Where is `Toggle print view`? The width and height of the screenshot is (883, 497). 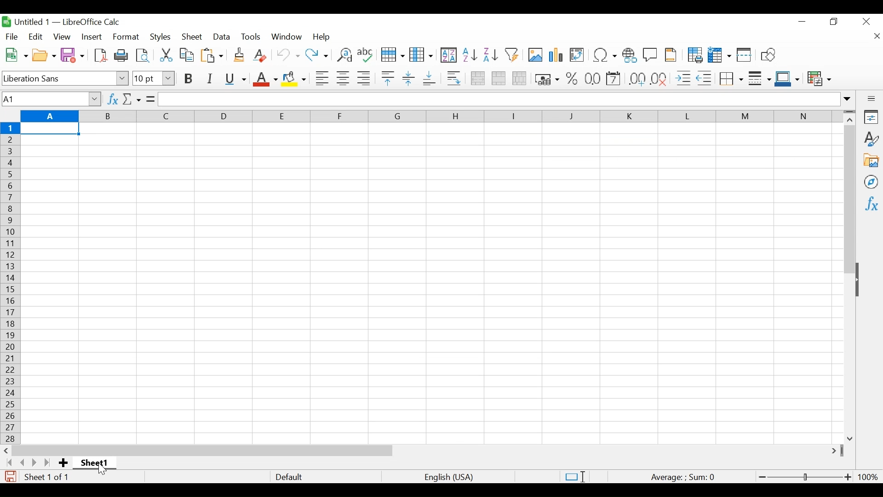 Toggle print view is located at coordinates (143, 54).